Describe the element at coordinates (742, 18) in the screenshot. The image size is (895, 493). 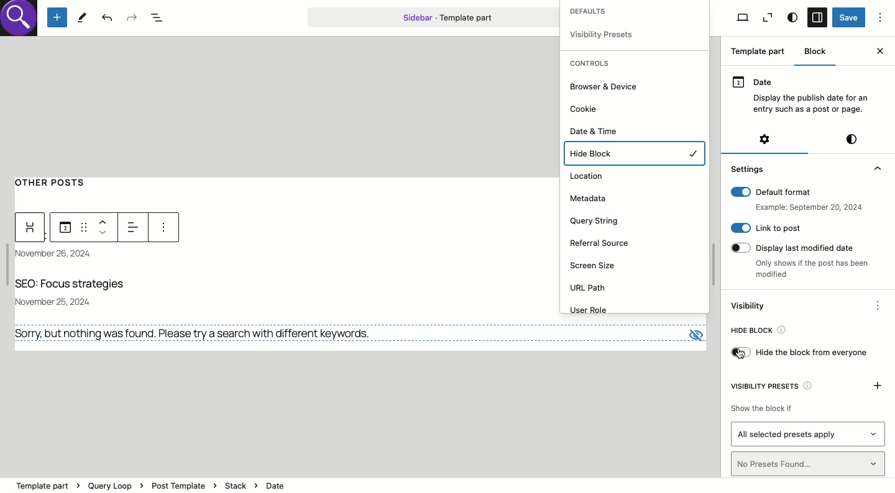
I see `View` at that location.